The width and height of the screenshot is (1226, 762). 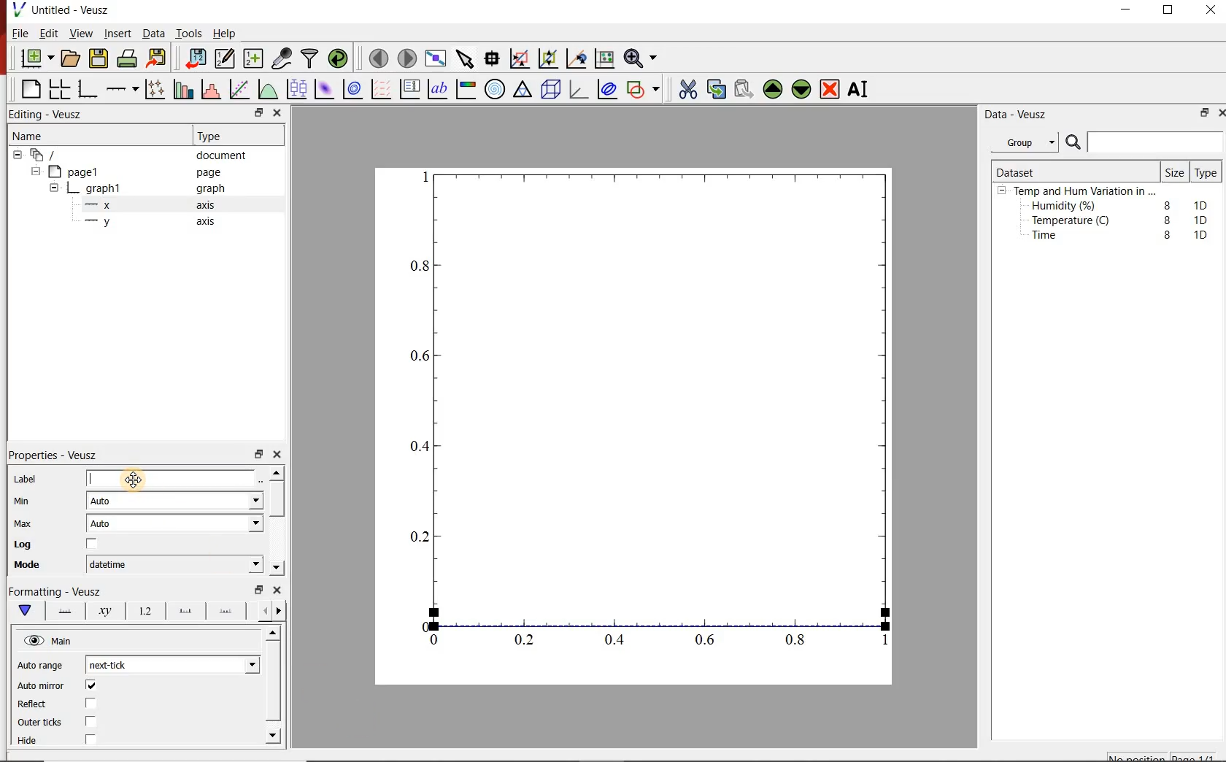 What do you see at coordinates (111, 225) in the screenshot?
I see `y` at bounding box center [111, 225].